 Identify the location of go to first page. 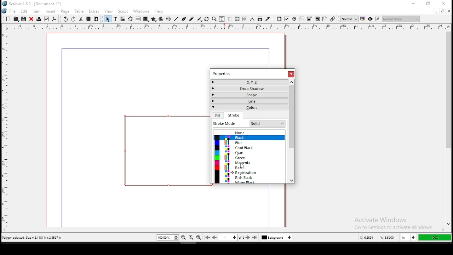
(207, 238).